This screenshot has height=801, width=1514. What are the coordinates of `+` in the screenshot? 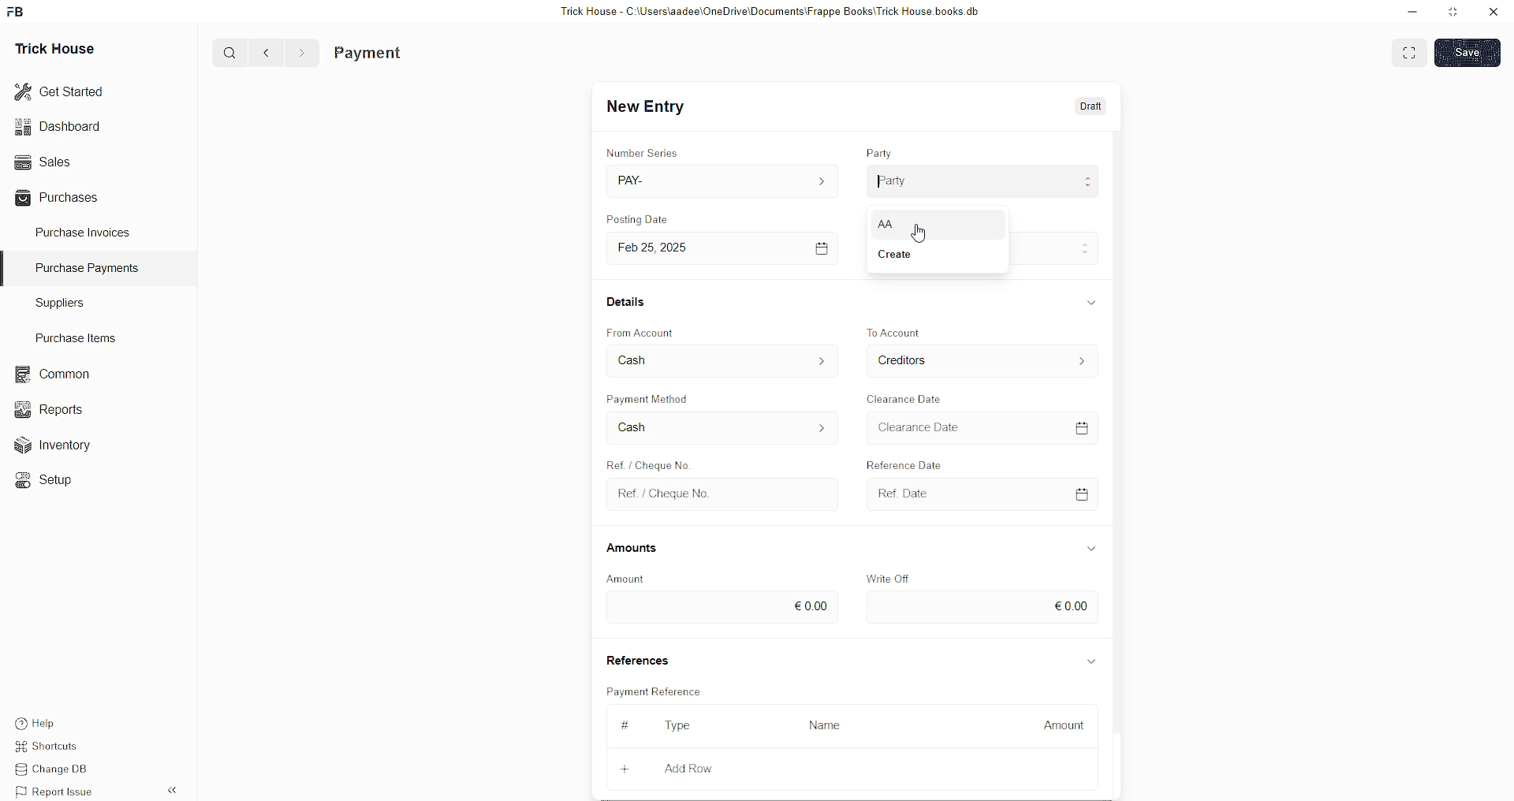 It's located at (627, 766).